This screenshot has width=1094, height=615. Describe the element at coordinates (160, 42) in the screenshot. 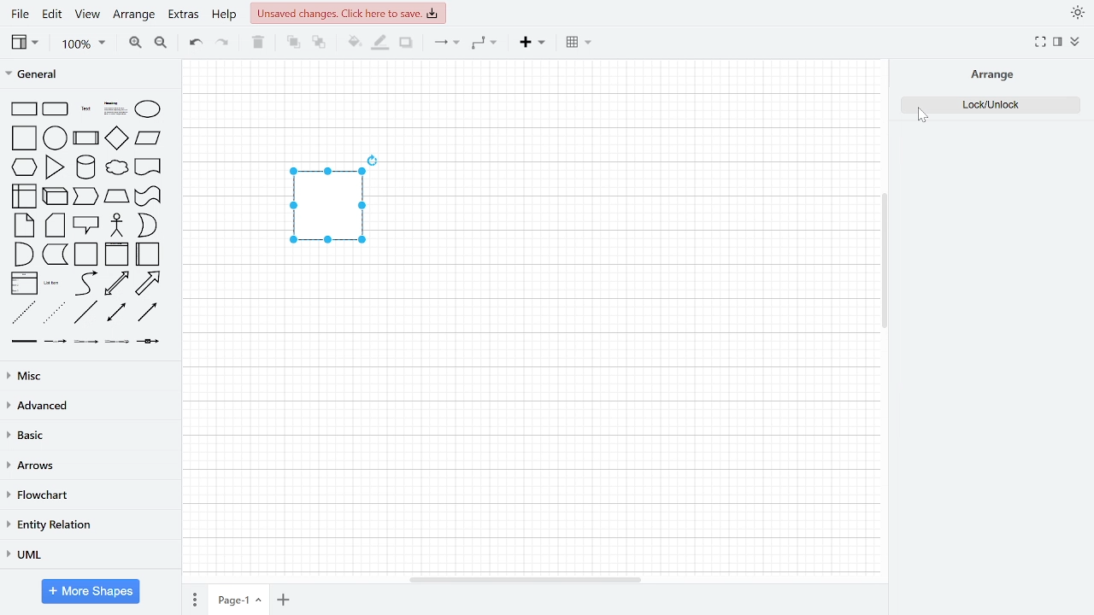

I see `zoom out` at that location.